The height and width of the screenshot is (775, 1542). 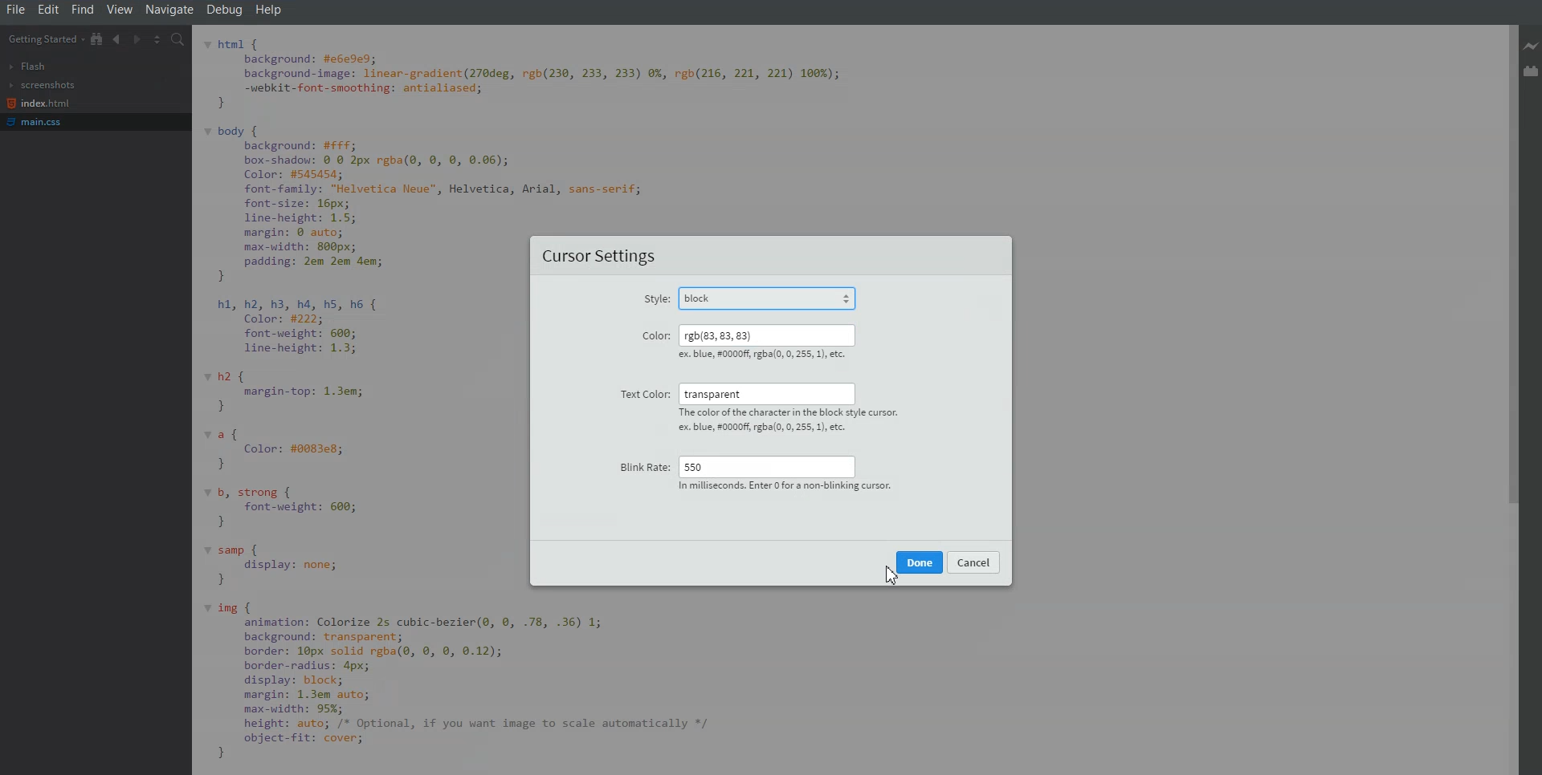 I want to click on Cursor Setting, so click(x=601, y=258).